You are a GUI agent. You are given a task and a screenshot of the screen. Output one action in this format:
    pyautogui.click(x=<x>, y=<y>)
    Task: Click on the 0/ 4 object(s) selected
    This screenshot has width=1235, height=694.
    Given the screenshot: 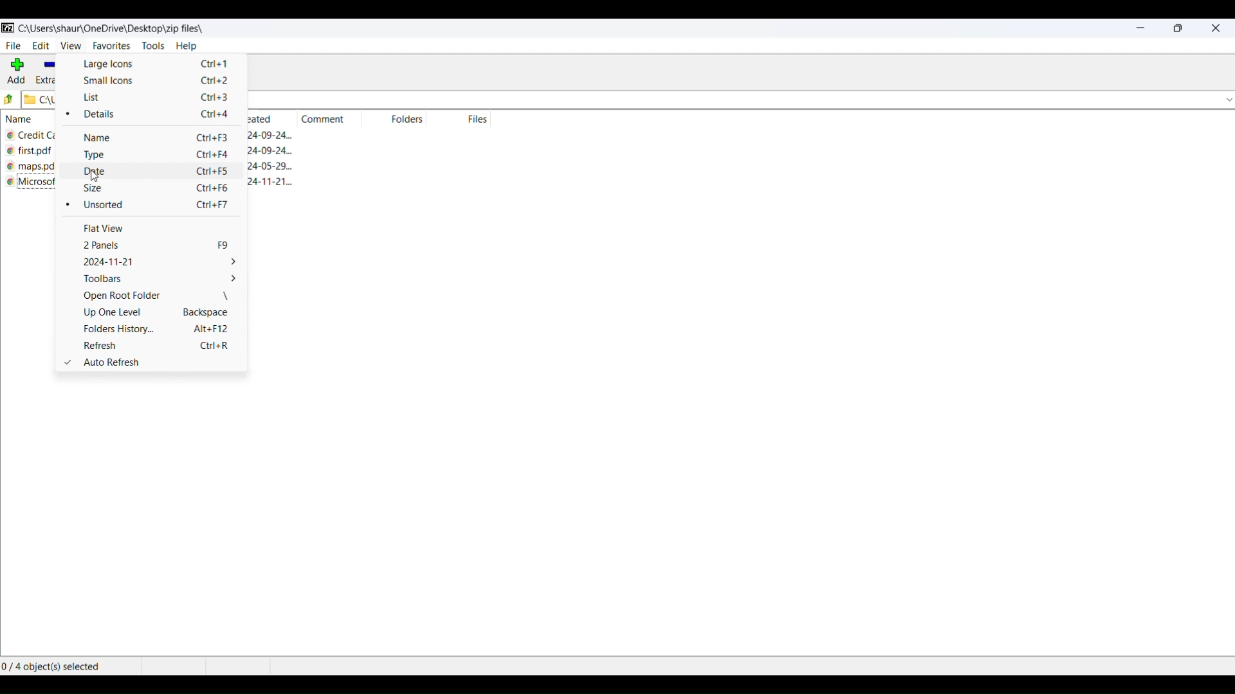 What is the action you would take?
    pyautogui.click(x=53, y=668)
    